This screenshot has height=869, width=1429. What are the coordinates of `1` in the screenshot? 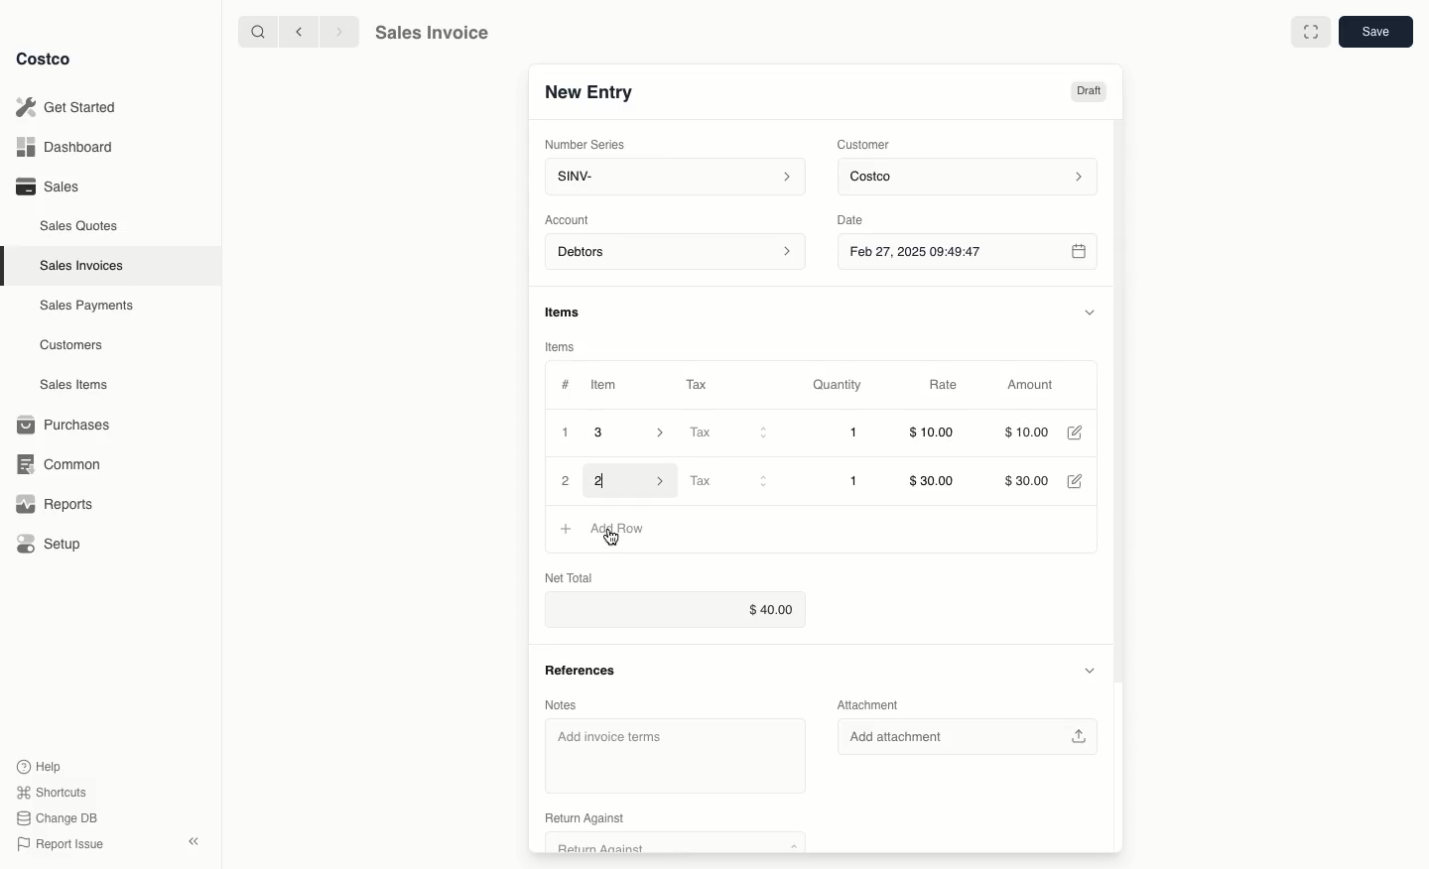 It's located at (855, 481).